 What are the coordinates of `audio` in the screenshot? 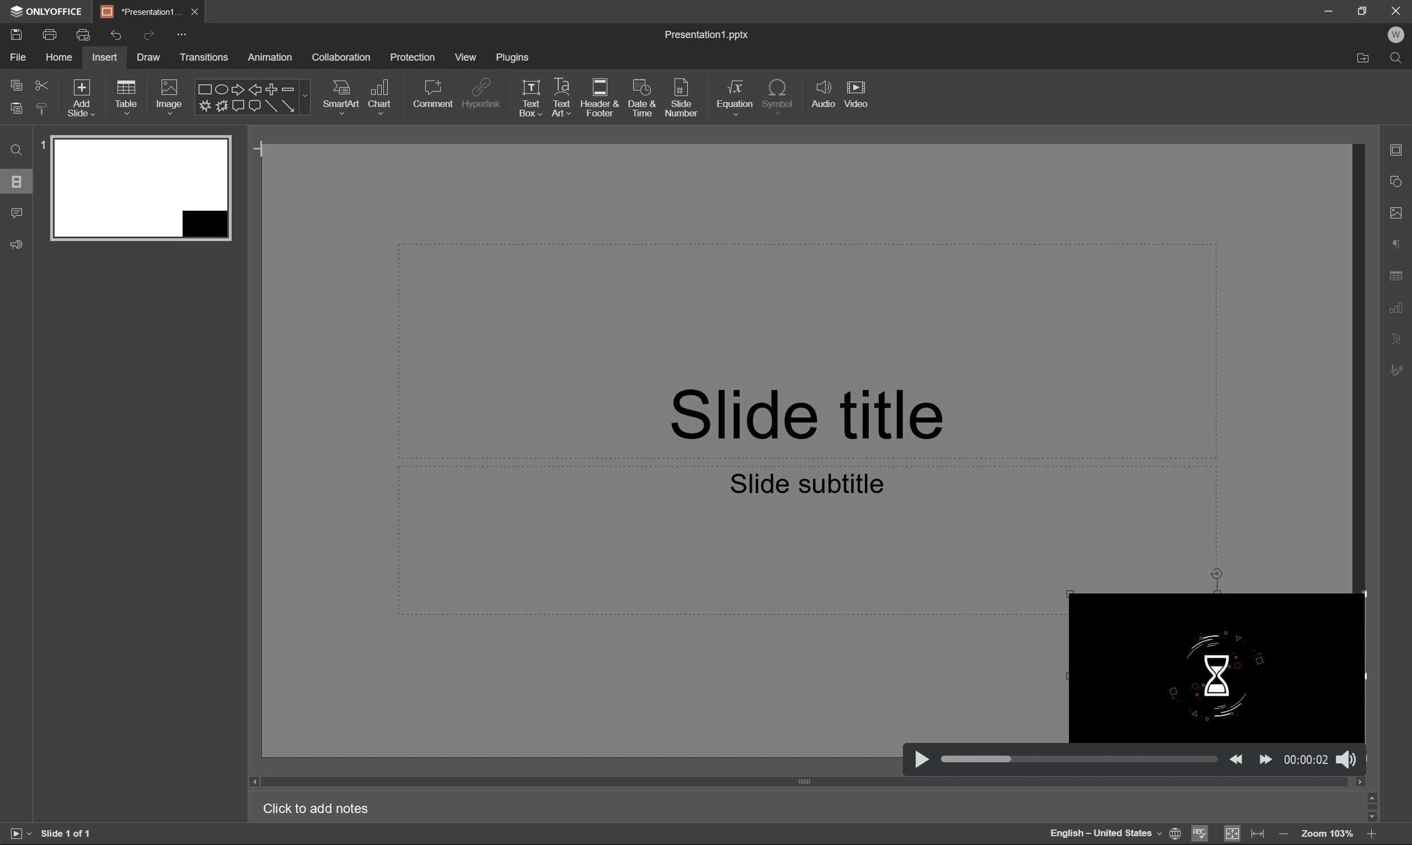 It's located at (825, 95).